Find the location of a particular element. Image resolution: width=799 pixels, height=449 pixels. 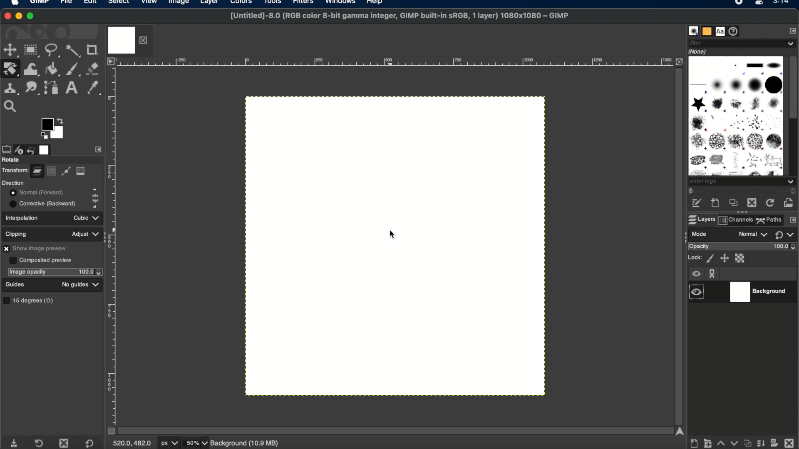

background is located at coordinates (761, 292).